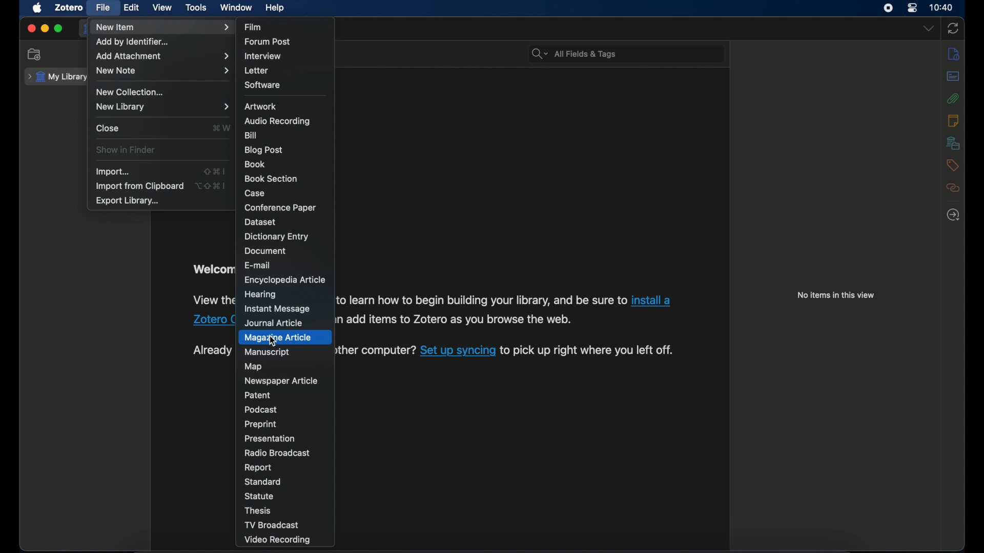 The height and width of the screenshot is (553, 984). Describe the element at coordinates (252, 135) in the screenshot. I see `bill` at that location.